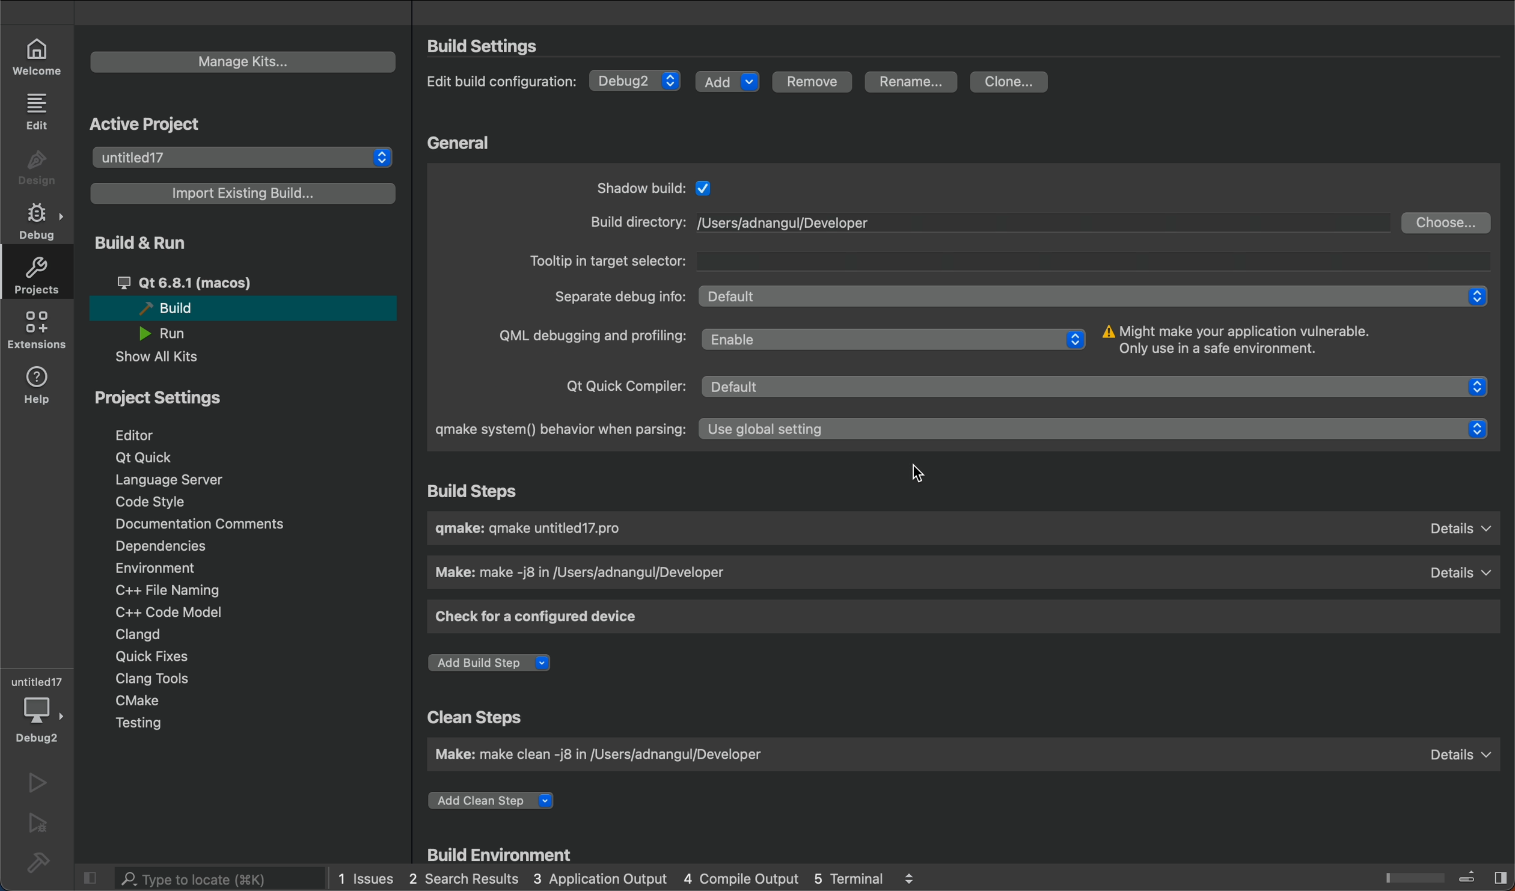 This screenshot has width=1515, height=891. Describe the element at coordinates (151, 436) in the screenshot. I see `editor` at that location.